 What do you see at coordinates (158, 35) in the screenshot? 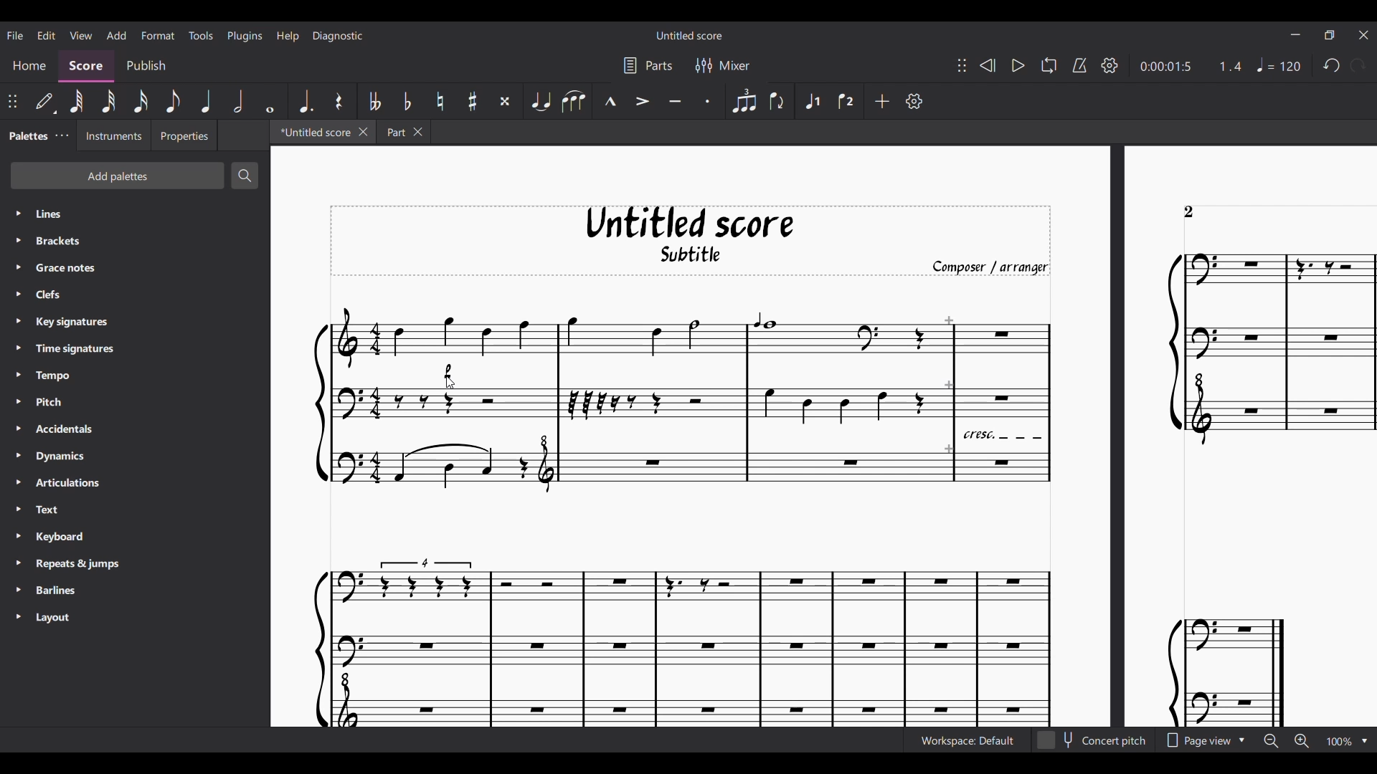
I see `Format menu` at bounding box center [158, 35].